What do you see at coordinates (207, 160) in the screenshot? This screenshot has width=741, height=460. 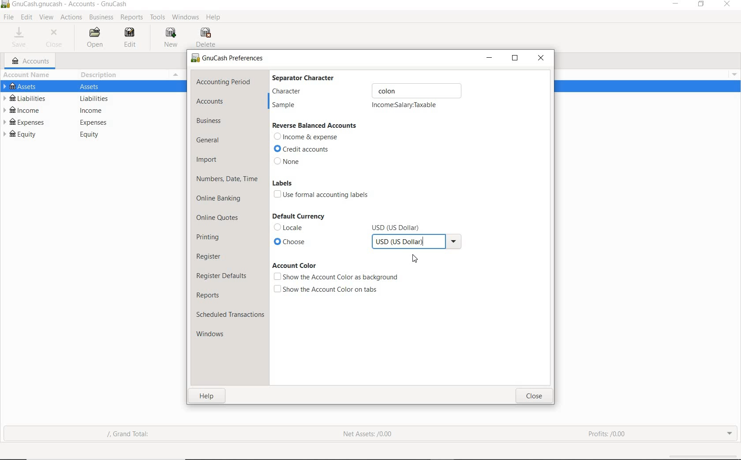 I see `import` at bounding box center [207, 160].